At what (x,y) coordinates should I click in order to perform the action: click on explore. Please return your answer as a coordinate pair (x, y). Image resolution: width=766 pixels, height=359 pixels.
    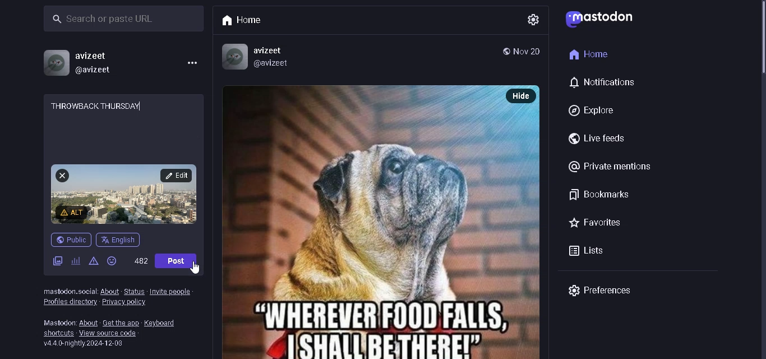
    Looking at the image, I should click on (596, 108).